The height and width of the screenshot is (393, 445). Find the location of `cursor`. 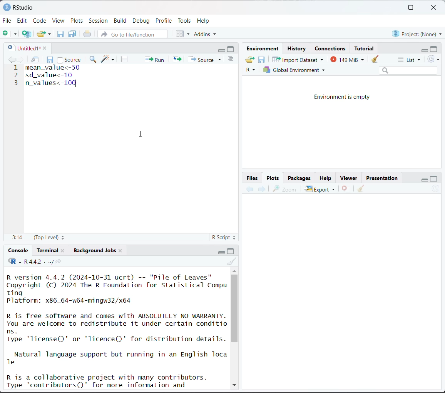

cursor is located at coordinates (142, 134).